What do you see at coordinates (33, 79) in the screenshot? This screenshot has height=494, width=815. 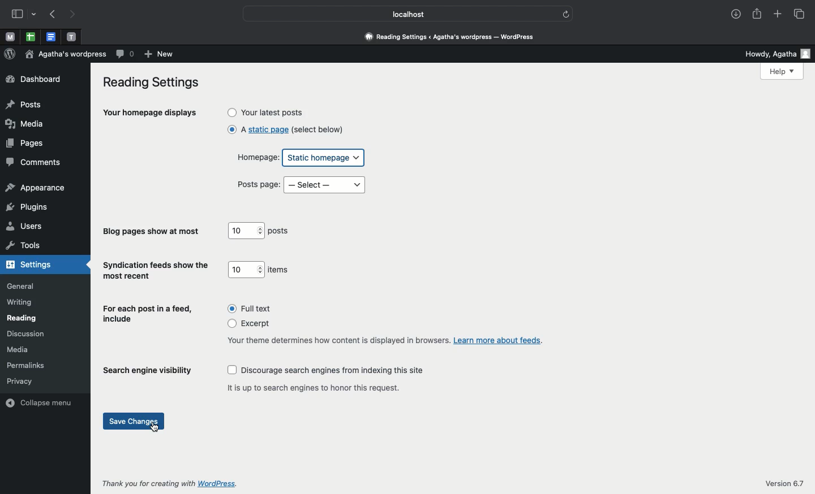 I see `dashboard ` at bounding box center [33, 79].